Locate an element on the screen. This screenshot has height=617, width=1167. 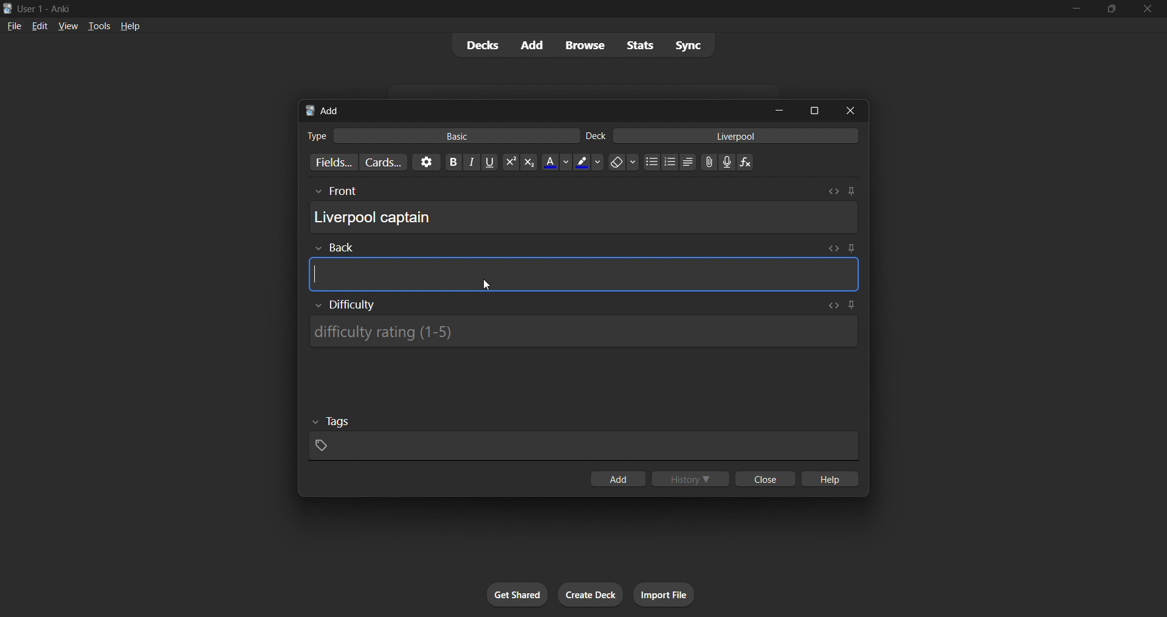
Equation is located at coordinates (745, 162).